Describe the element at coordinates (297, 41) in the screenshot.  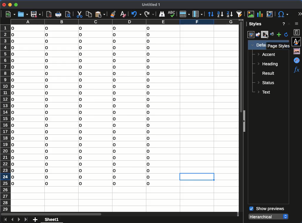
I see `styles` at that location.